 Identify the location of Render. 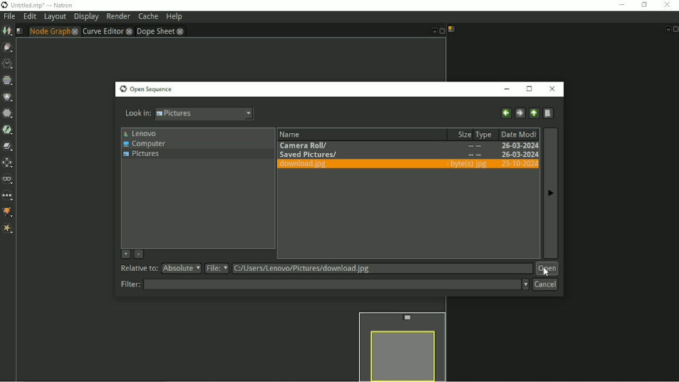
(119, 16).